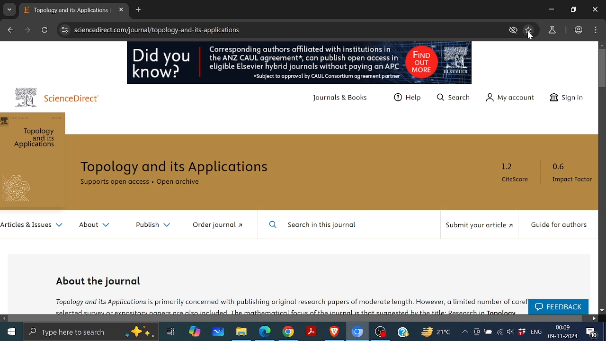 Image resolution: width=606 pixels, height=341 pixels. Describe the element at coordinates (689, 369) in the screenshot. I see `` at that location.